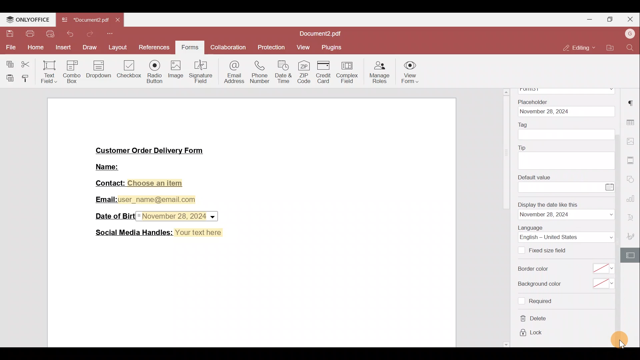 Image resolution: width=640 pixels, height=360 pixels. What do you see at coordinates (156, 48) in the screenshot?
I see `References` at bounding box center [156, 48].